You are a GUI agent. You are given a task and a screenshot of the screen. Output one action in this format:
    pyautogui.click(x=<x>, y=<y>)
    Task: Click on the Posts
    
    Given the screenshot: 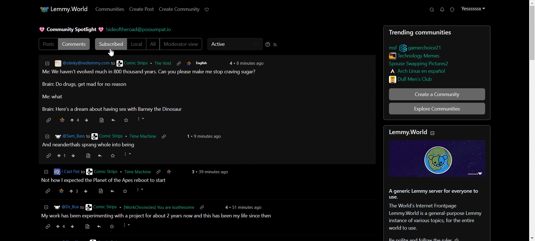 What is the action you would take?
    pyautogui.click(x=208, y=91)
    